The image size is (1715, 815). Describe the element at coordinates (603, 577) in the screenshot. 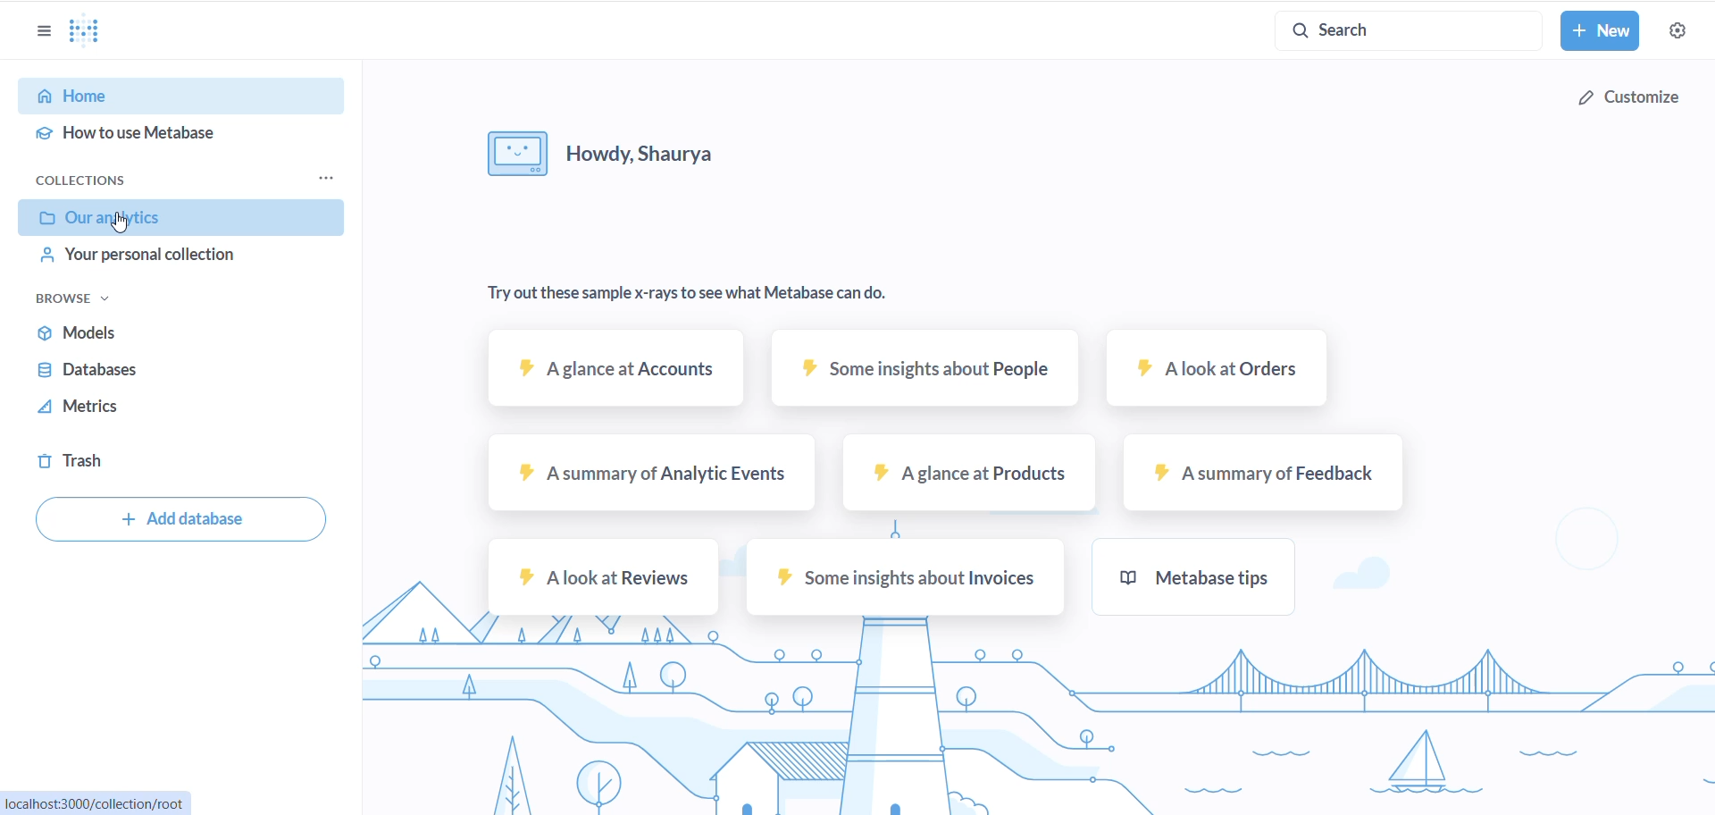

I see `A look at reviews` at that location.